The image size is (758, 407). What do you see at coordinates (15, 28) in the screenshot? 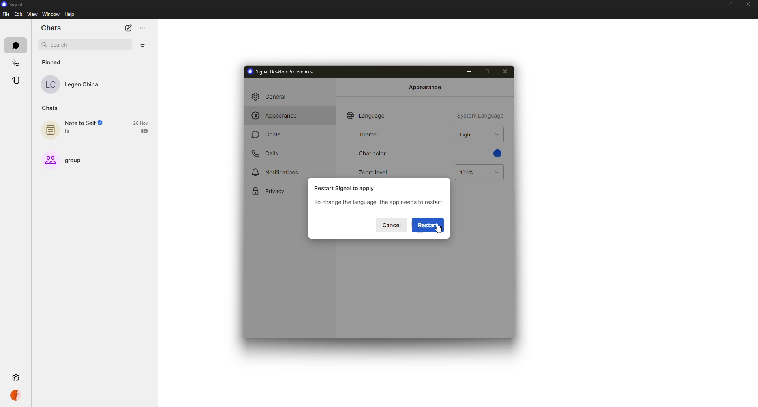
I see `hide tabs` at bounding box center [15, 28].